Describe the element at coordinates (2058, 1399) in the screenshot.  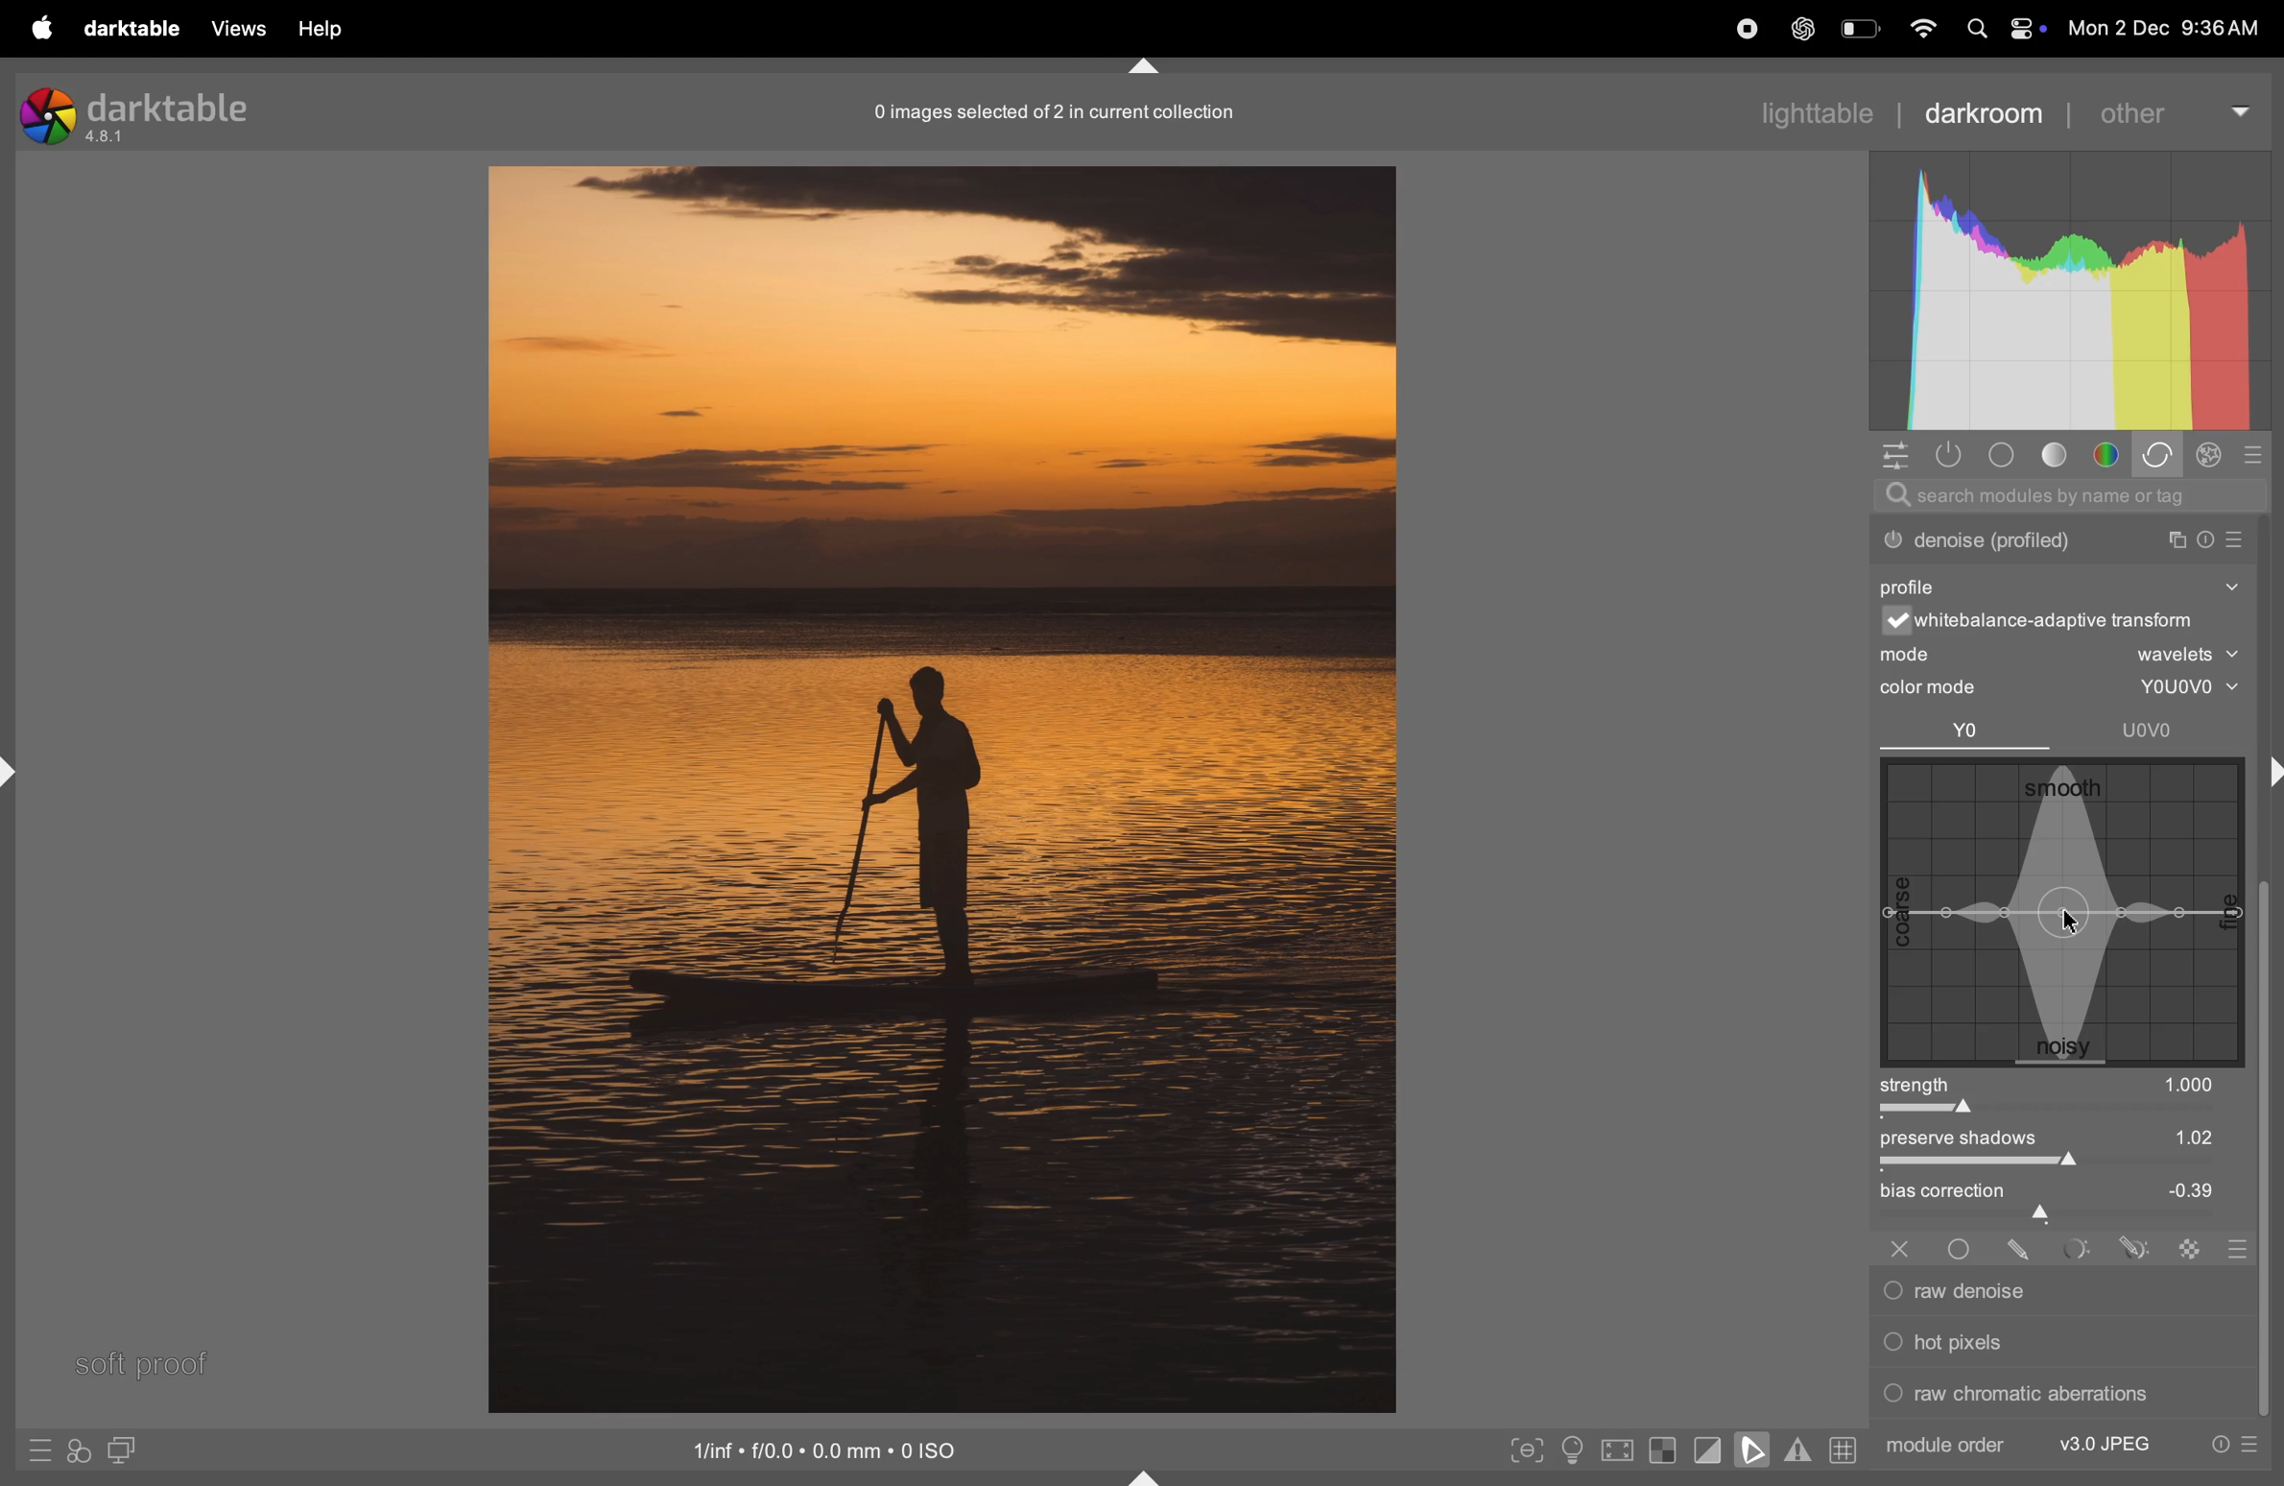
I see `raw chromatic ` at that location.